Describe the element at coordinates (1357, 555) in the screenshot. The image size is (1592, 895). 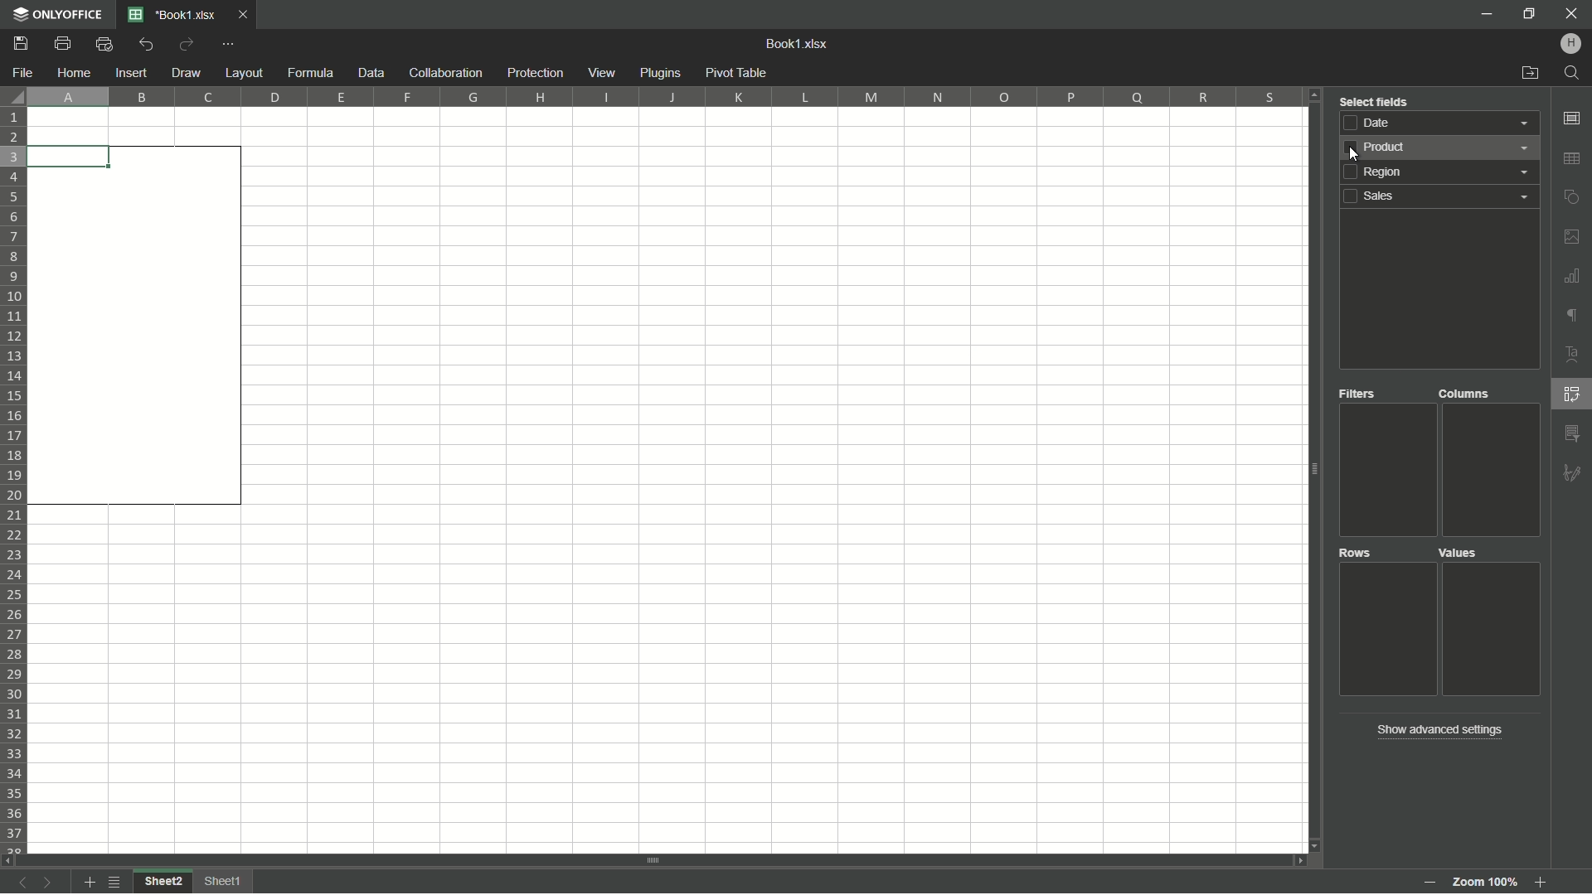
I see `rows` at that location.